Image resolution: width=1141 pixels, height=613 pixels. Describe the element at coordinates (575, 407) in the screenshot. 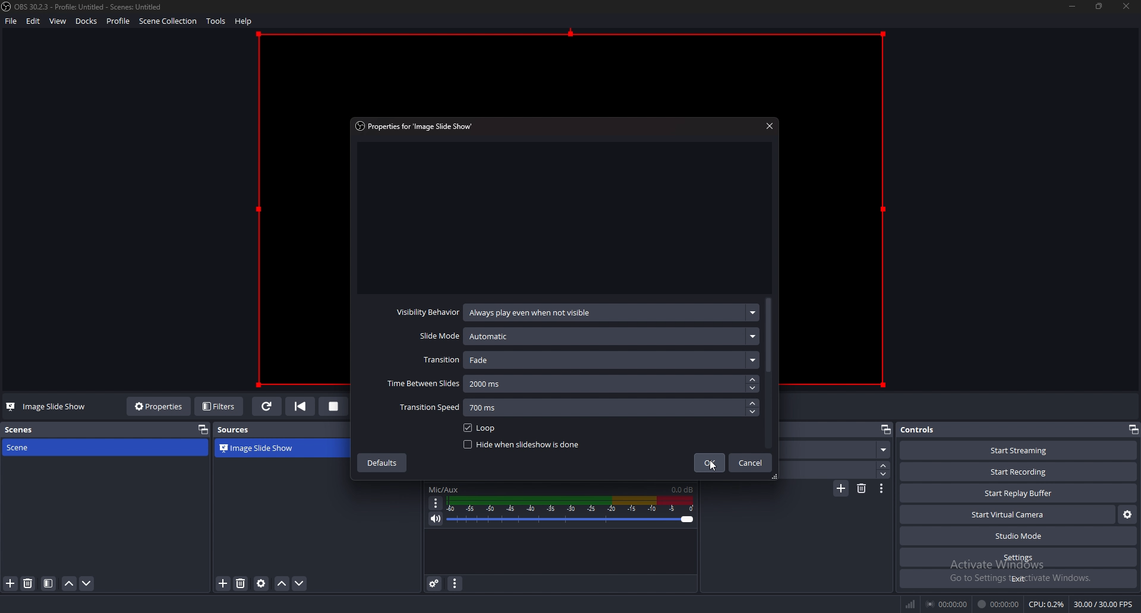

I see `transition speed` at that location.